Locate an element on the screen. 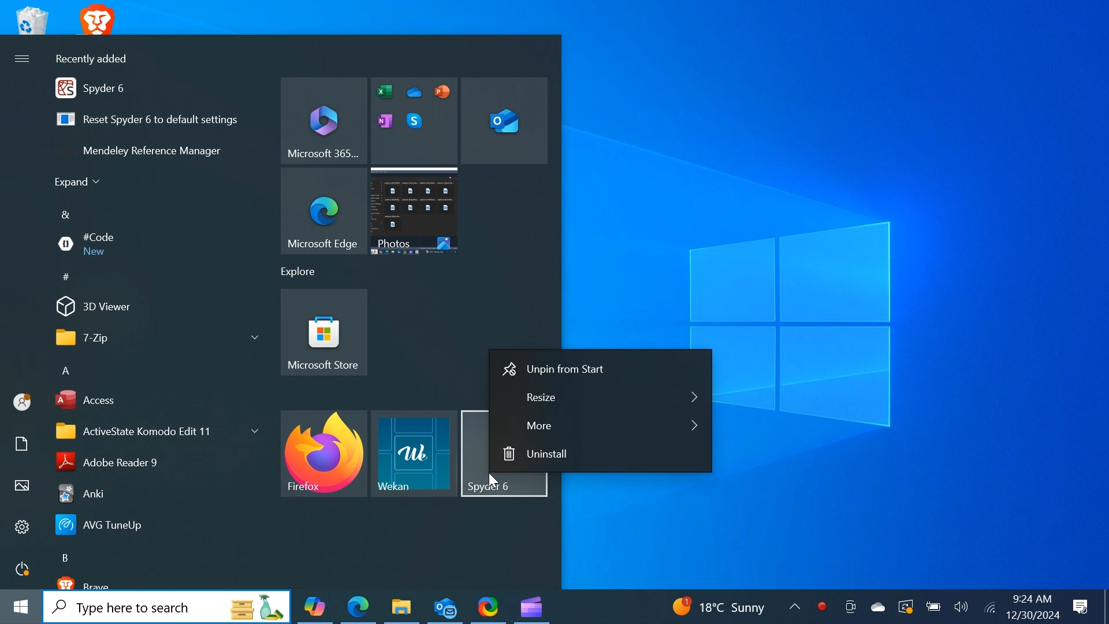 Image resolution: width=1109 pixels, height=624 pixels. Microsoft Outlook is located at coordinates (505, 120).